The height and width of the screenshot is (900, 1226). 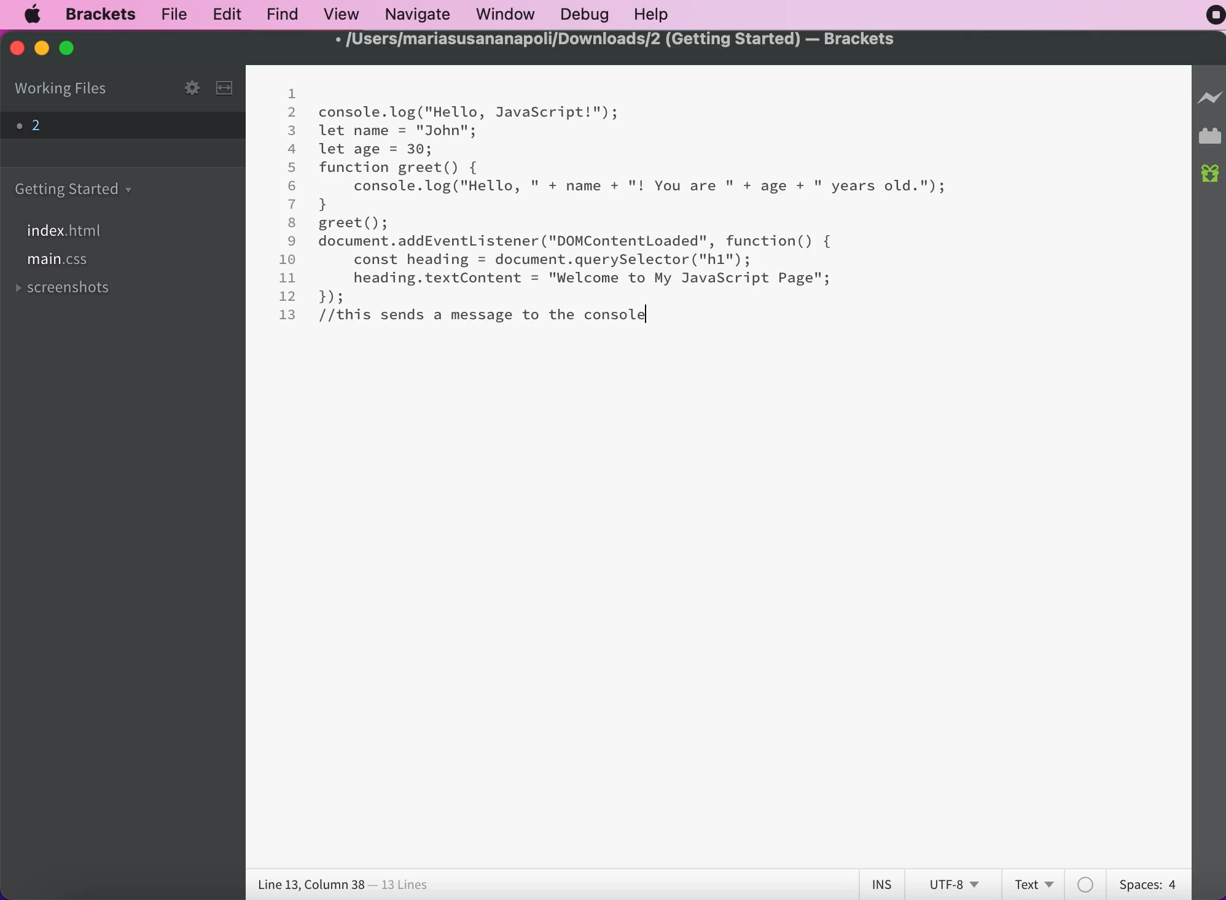 What do you see at coordinates (84, 288) in the screenshot?
I see `screenshots` at bounding box center [84, 288].